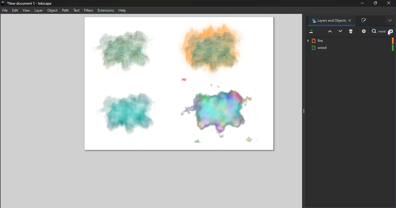 The width and height of the screenshot is (396, 208). Describe the element at coordinates (375, 3) in the screenshot. I see `Maximize` at that location.